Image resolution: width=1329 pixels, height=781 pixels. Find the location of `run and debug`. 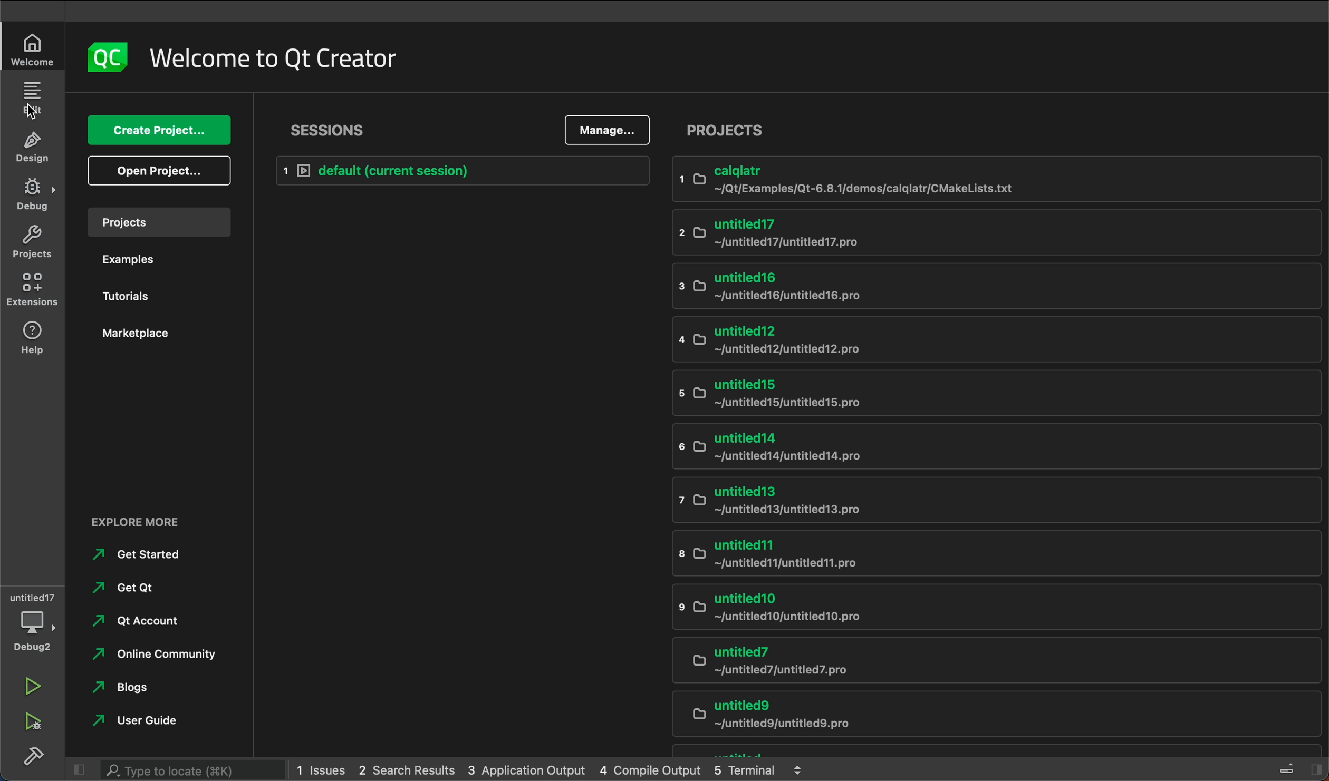

run and debug is located at coordinates (37, 718).